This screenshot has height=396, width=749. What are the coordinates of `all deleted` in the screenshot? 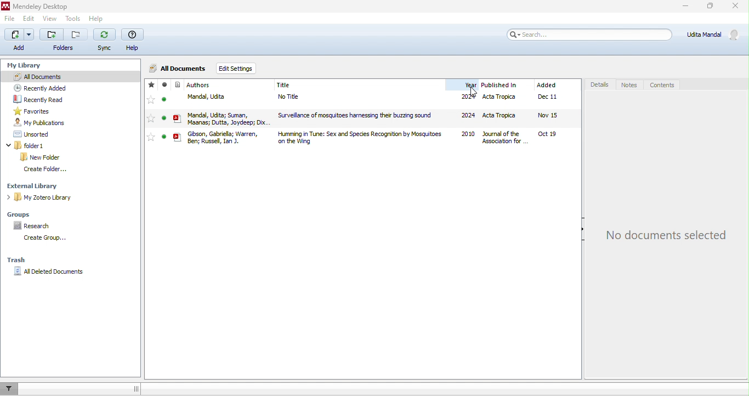 It's located at (48, 271).